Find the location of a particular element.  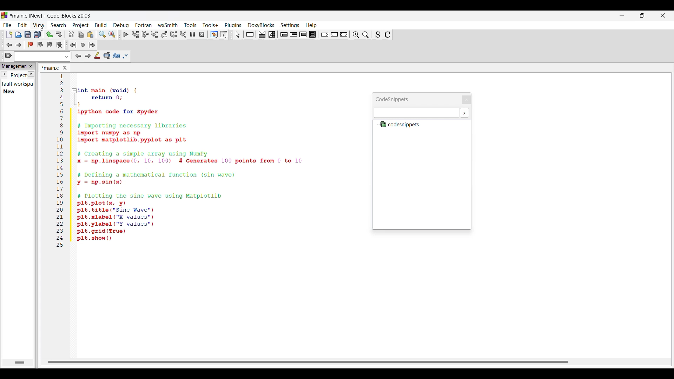

Selected text is located at coordinates (107, 55).